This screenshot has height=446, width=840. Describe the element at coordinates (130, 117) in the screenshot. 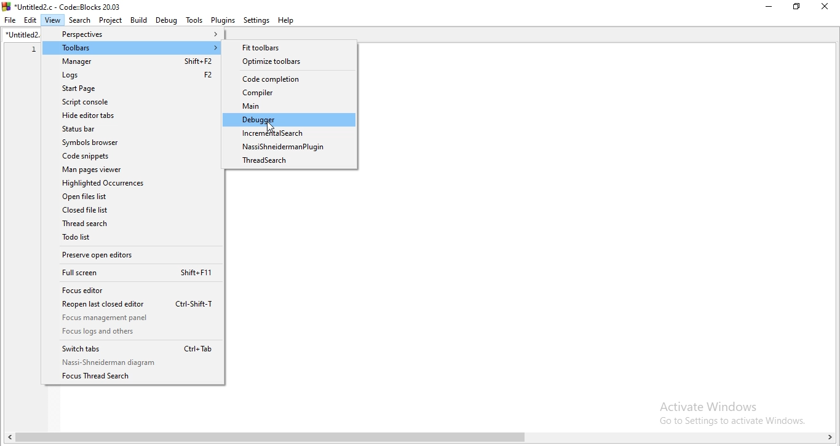

I see `Hide editor tabs` at that location.